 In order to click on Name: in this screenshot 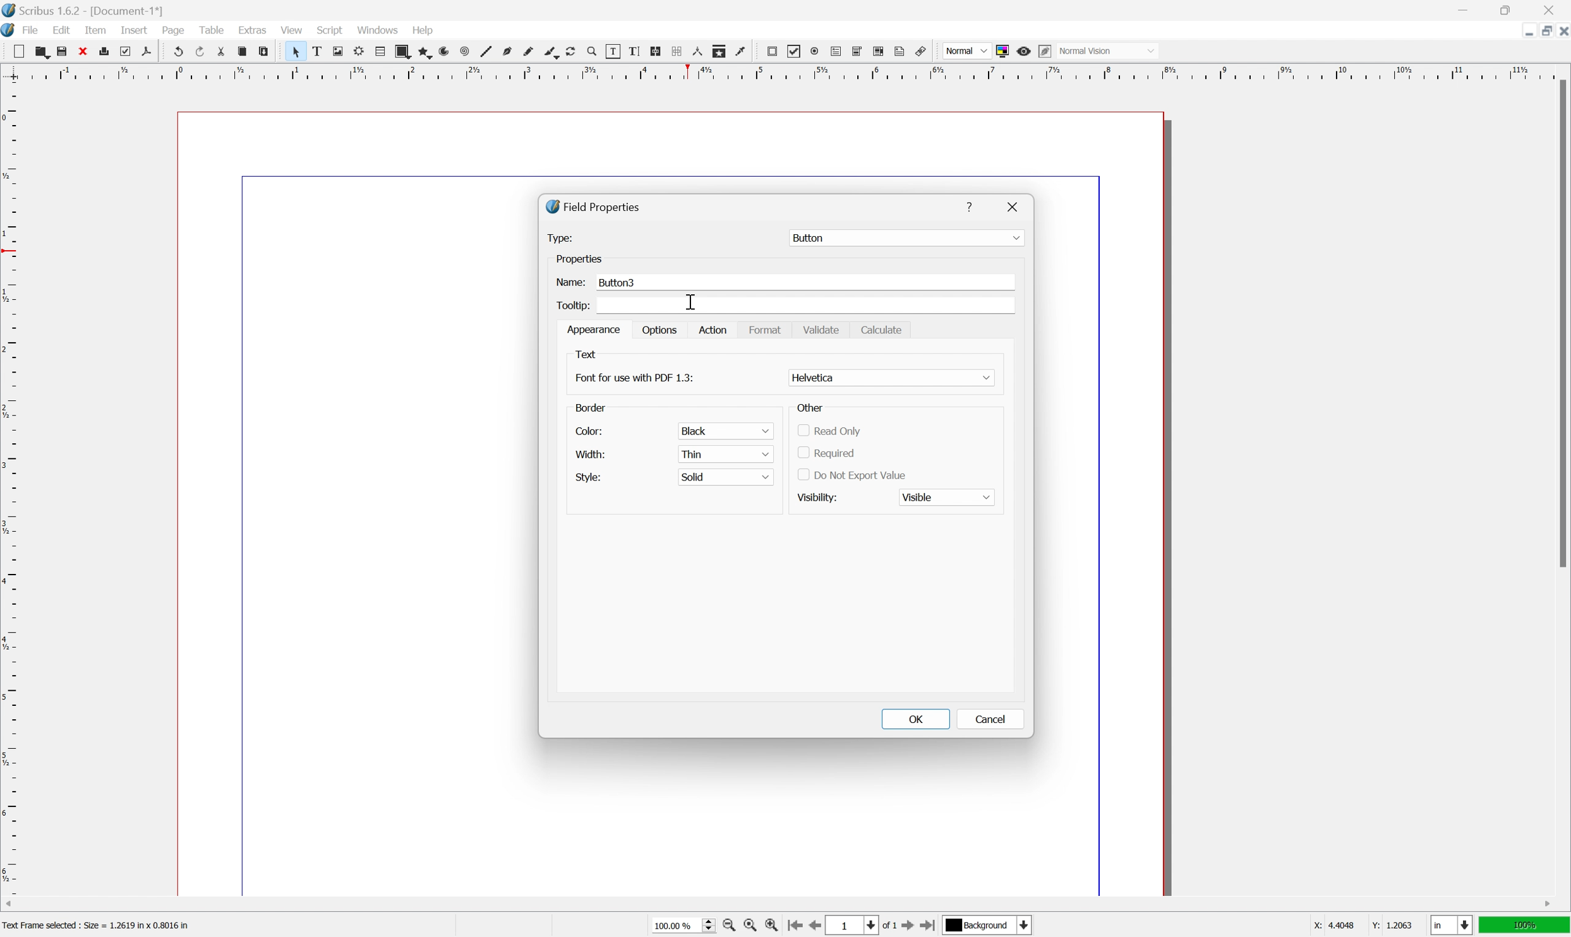, I will do `click(572, 280)`.